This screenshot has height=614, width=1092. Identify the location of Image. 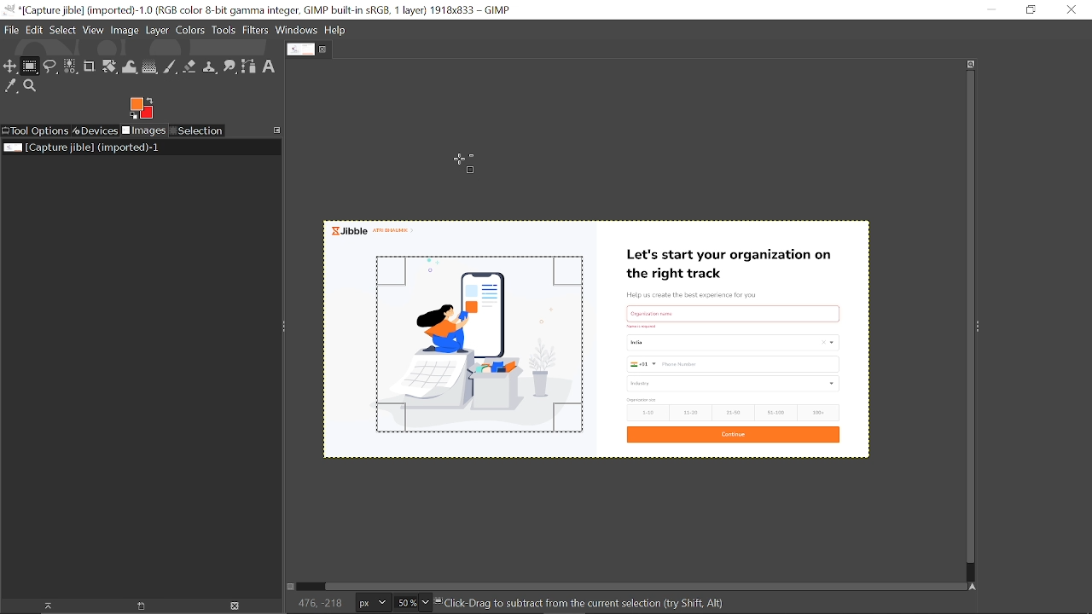
(125, 32).